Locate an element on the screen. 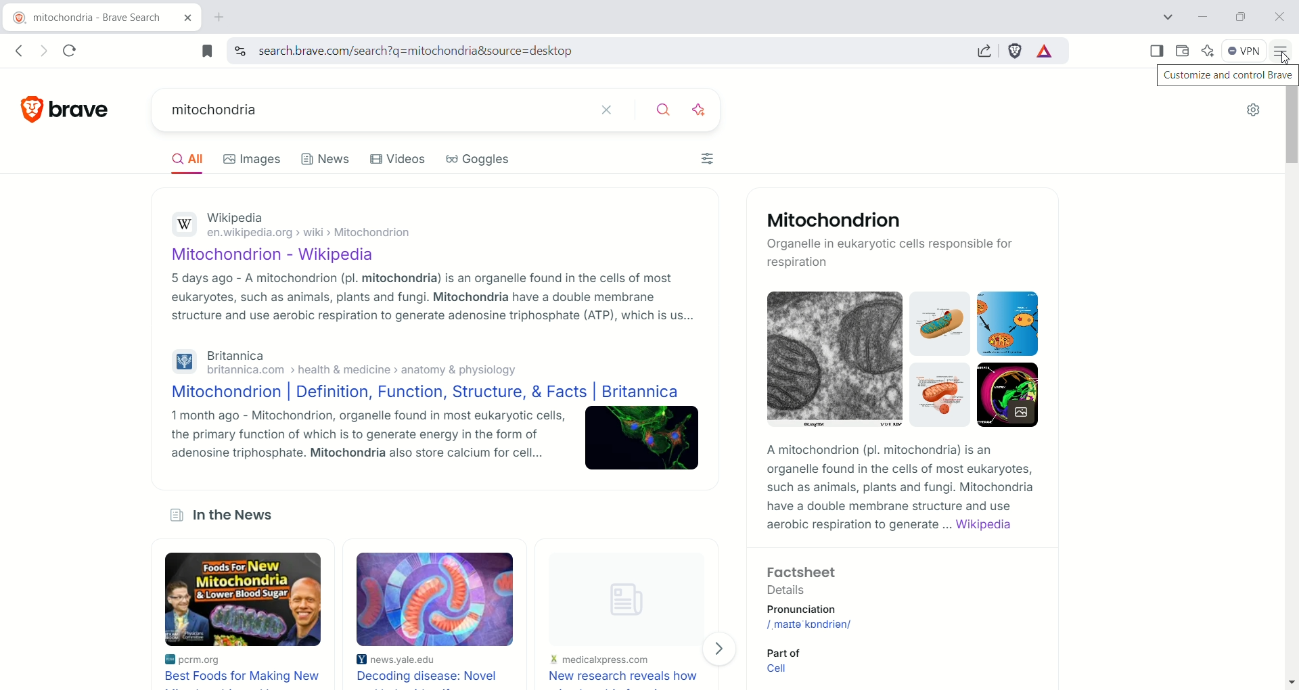  brave logo is located at coordinates (29, 108).